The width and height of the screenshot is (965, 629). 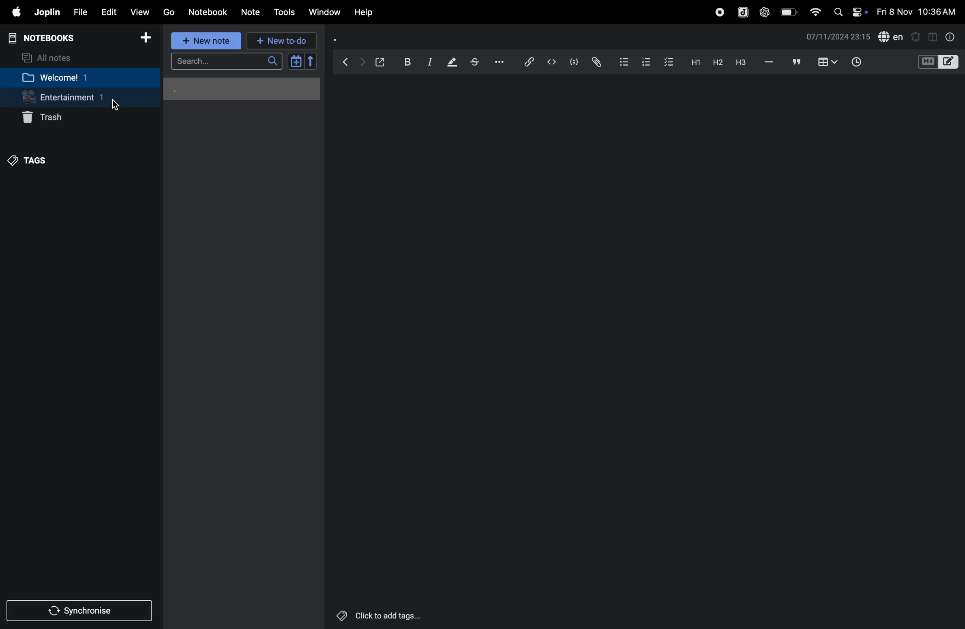 I want to click on window, so click(x=326, y=11).